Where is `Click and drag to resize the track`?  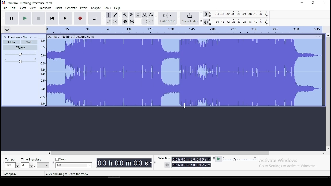
Click and drag to resize the track is located at coordinates (67, 174).